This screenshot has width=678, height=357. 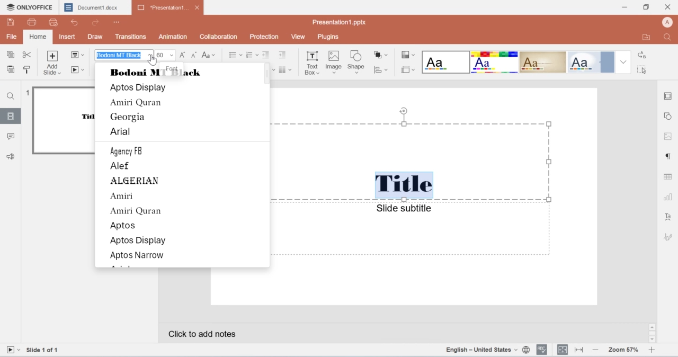 What do you see at coordinates (286, 70) in the screenshot?
I see `paragraph` at bounding box center [286, 70].